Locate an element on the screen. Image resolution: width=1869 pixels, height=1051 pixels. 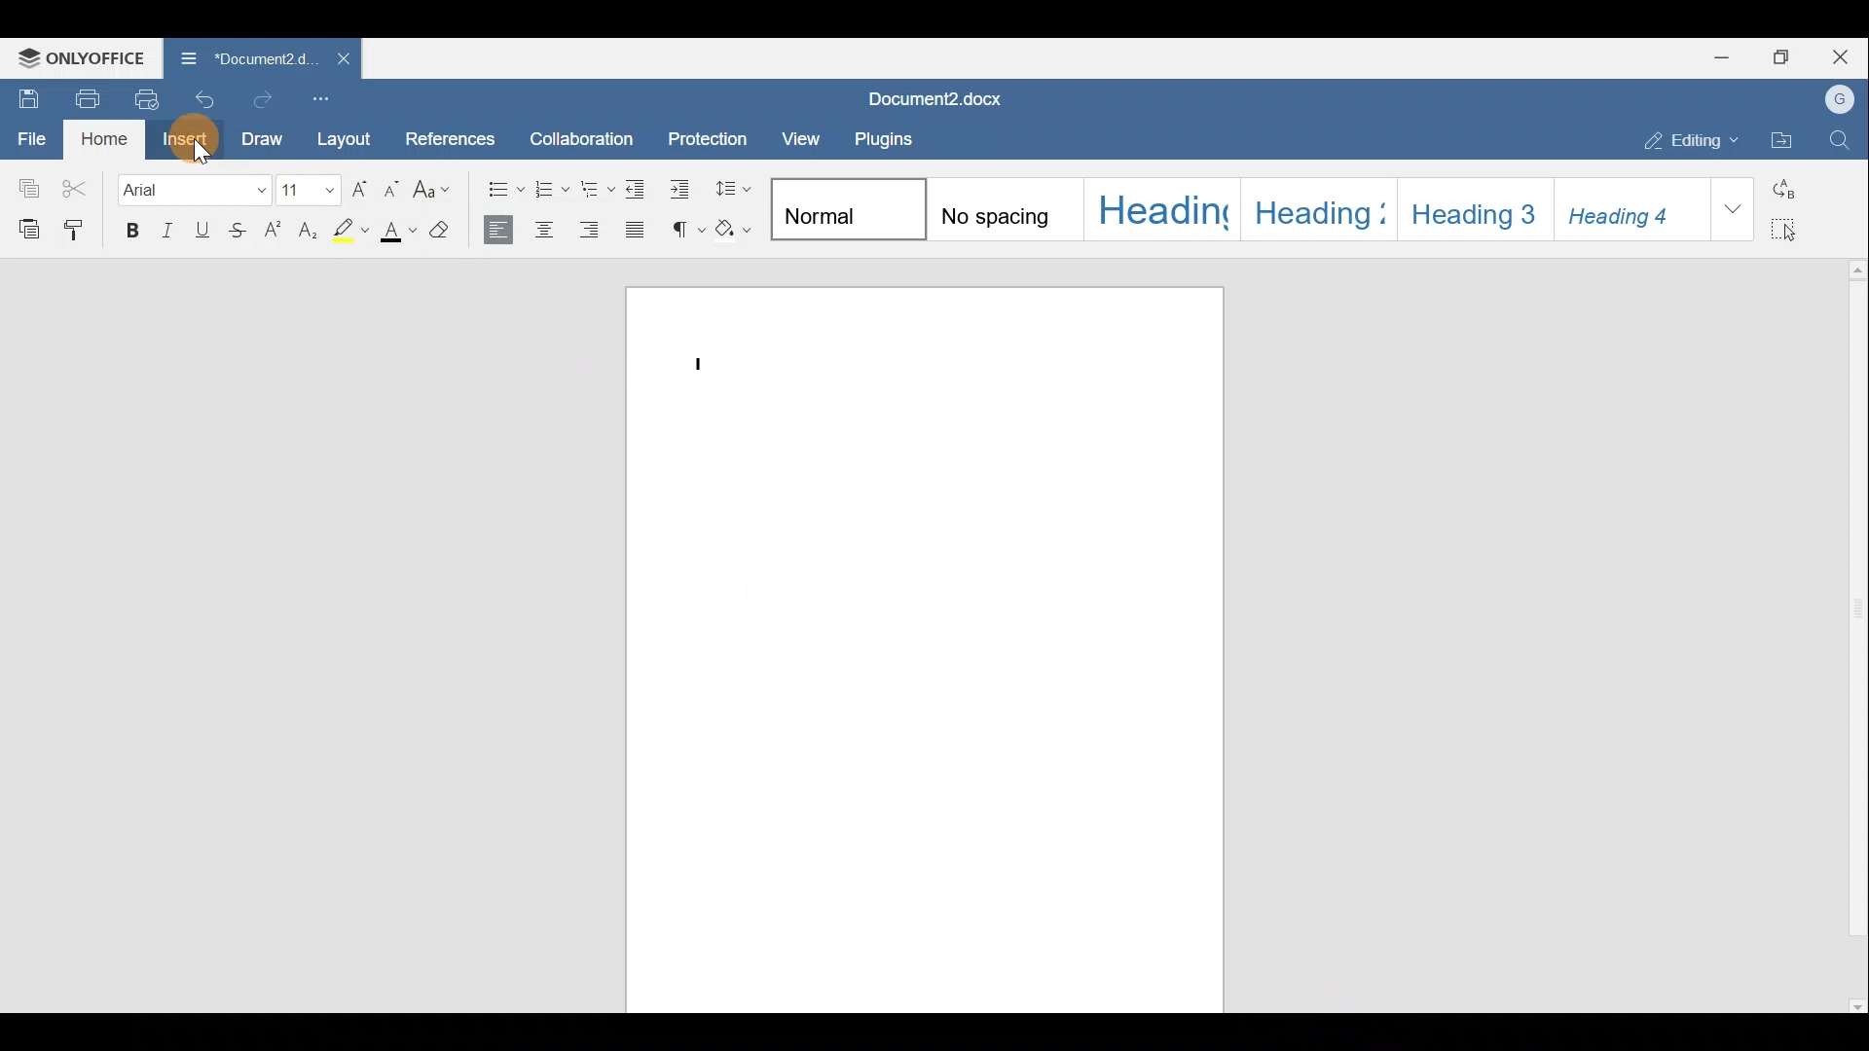
Document name is located at coordinates (239, 57).